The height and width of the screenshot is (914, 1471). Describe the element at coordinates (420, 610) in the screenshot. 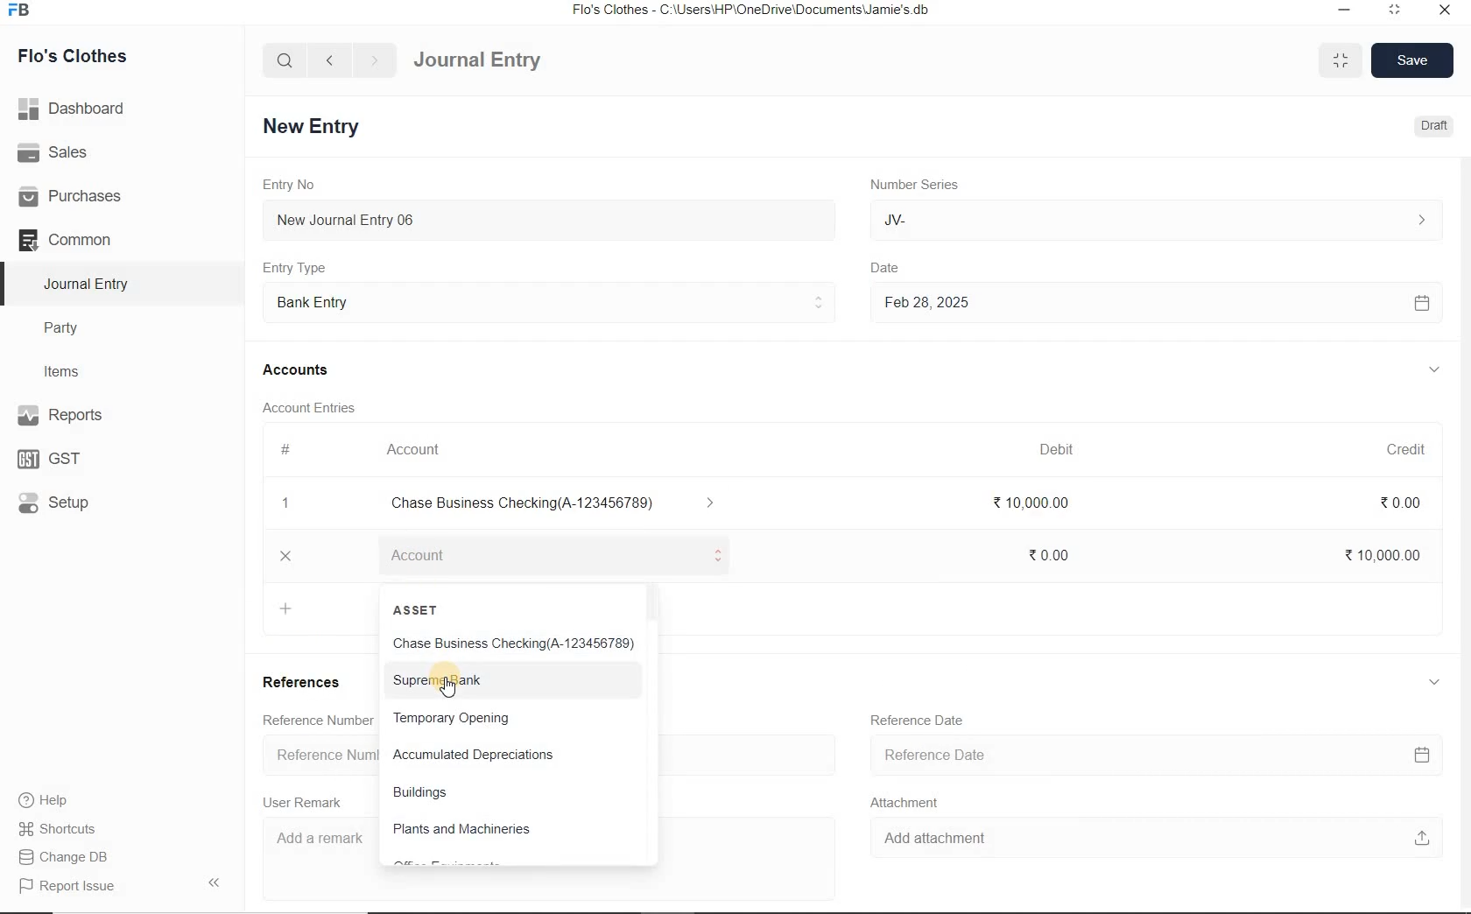

I see `ASSET` at that location.